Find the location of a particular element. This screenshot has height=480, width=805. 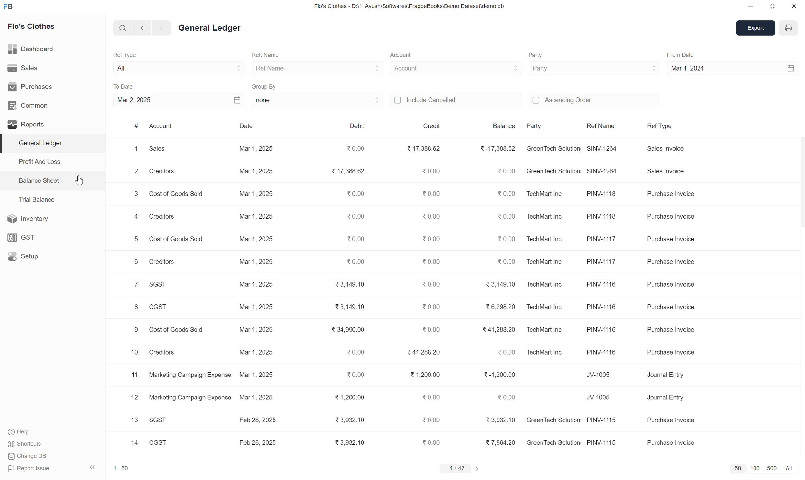

Feb 28, 2025 is located at coordinates (257, 419).